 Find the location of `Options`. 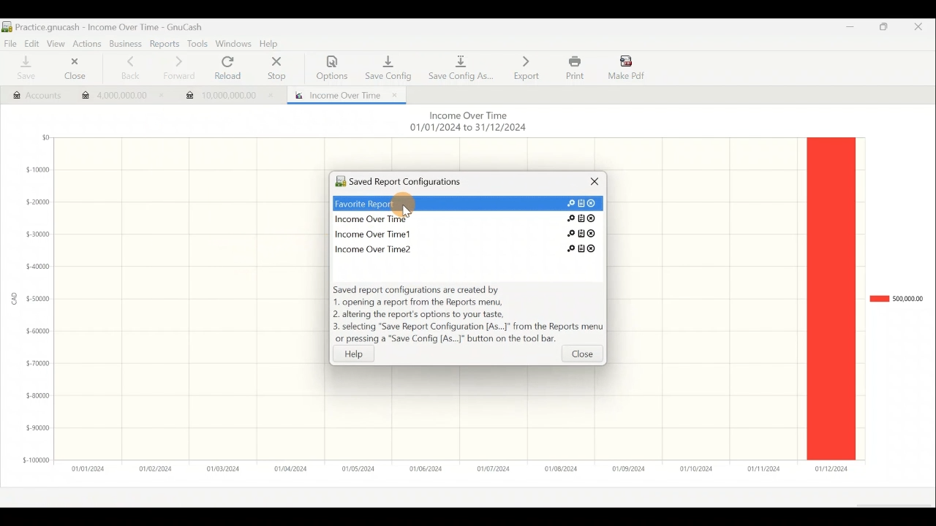

Options is located at coordinates (333, 68).